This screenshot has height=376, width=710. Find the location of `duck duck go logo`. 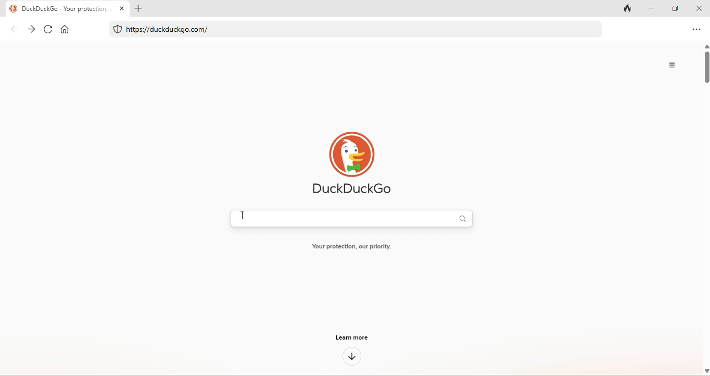

duck duck go logo is located at coordinates (353, 162).